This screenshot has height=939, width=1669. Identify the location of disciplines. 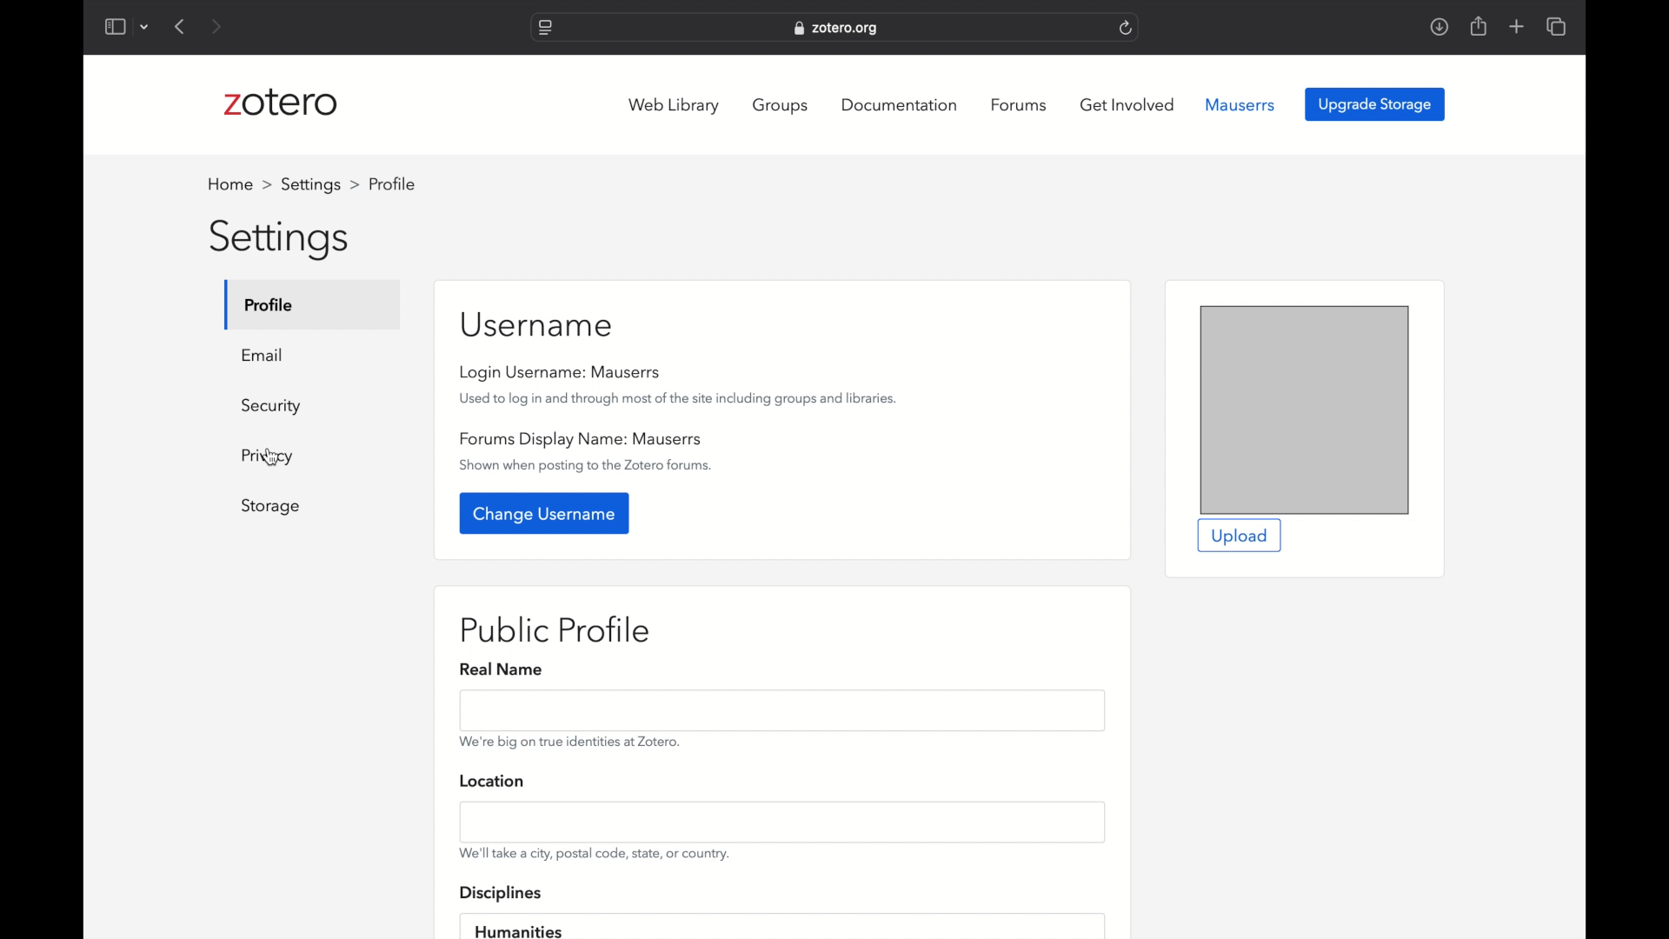
(502, 894).